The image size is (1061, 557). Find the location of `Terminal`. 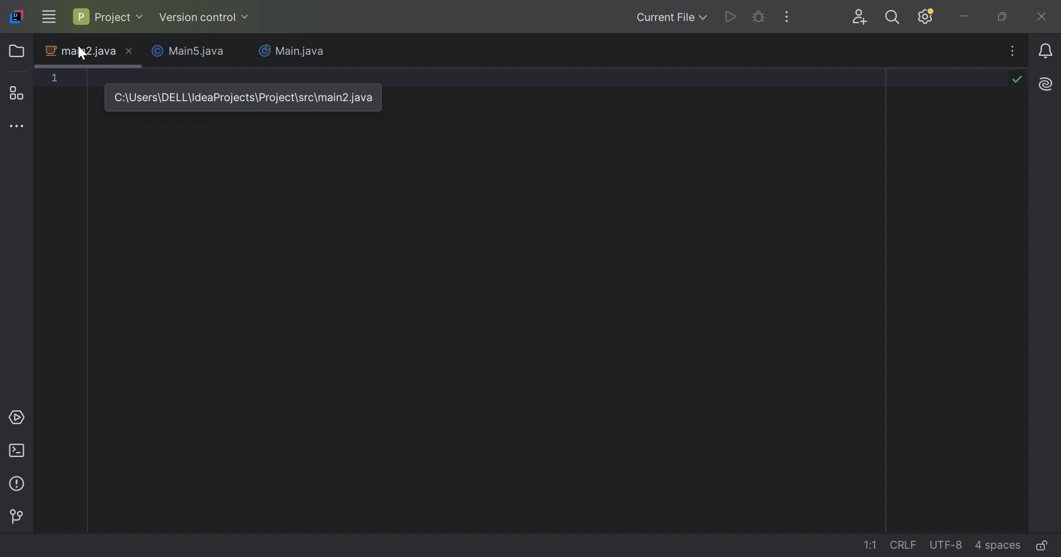

Terminal is located at coordinates (18, 452).